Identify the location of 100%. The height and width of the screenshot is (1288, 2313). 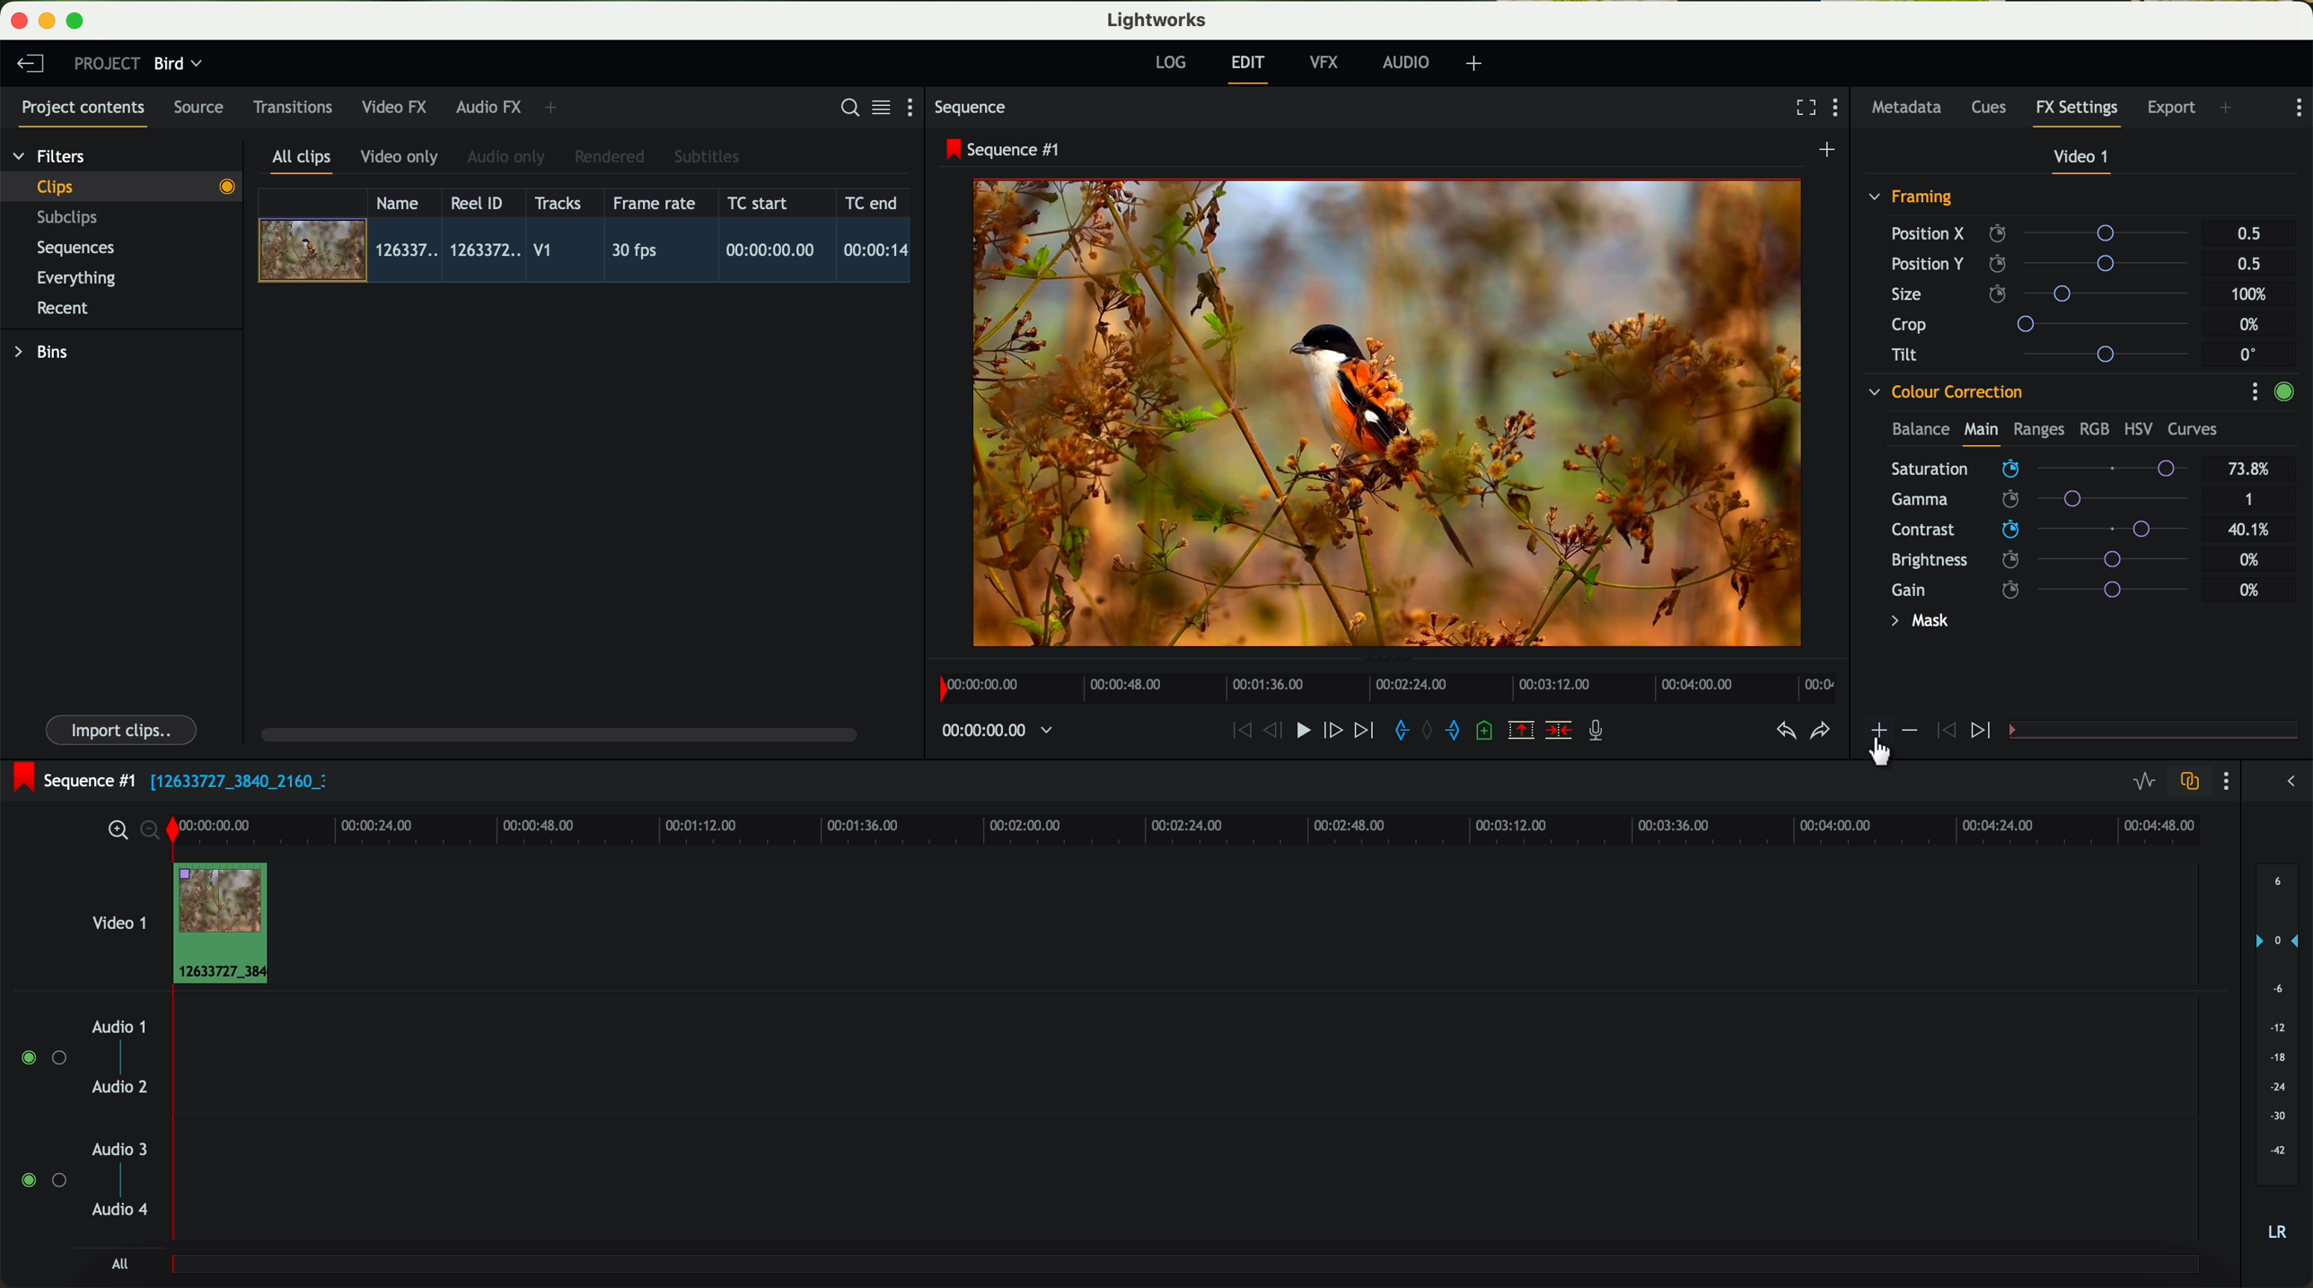
(2254, 294).